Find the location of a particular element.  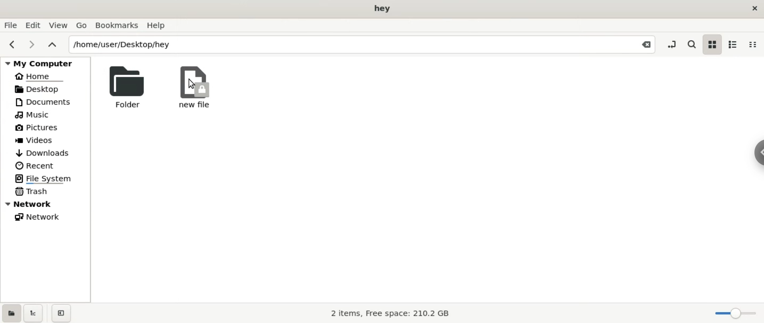

close sidebar is located at coordinates (64, 312).